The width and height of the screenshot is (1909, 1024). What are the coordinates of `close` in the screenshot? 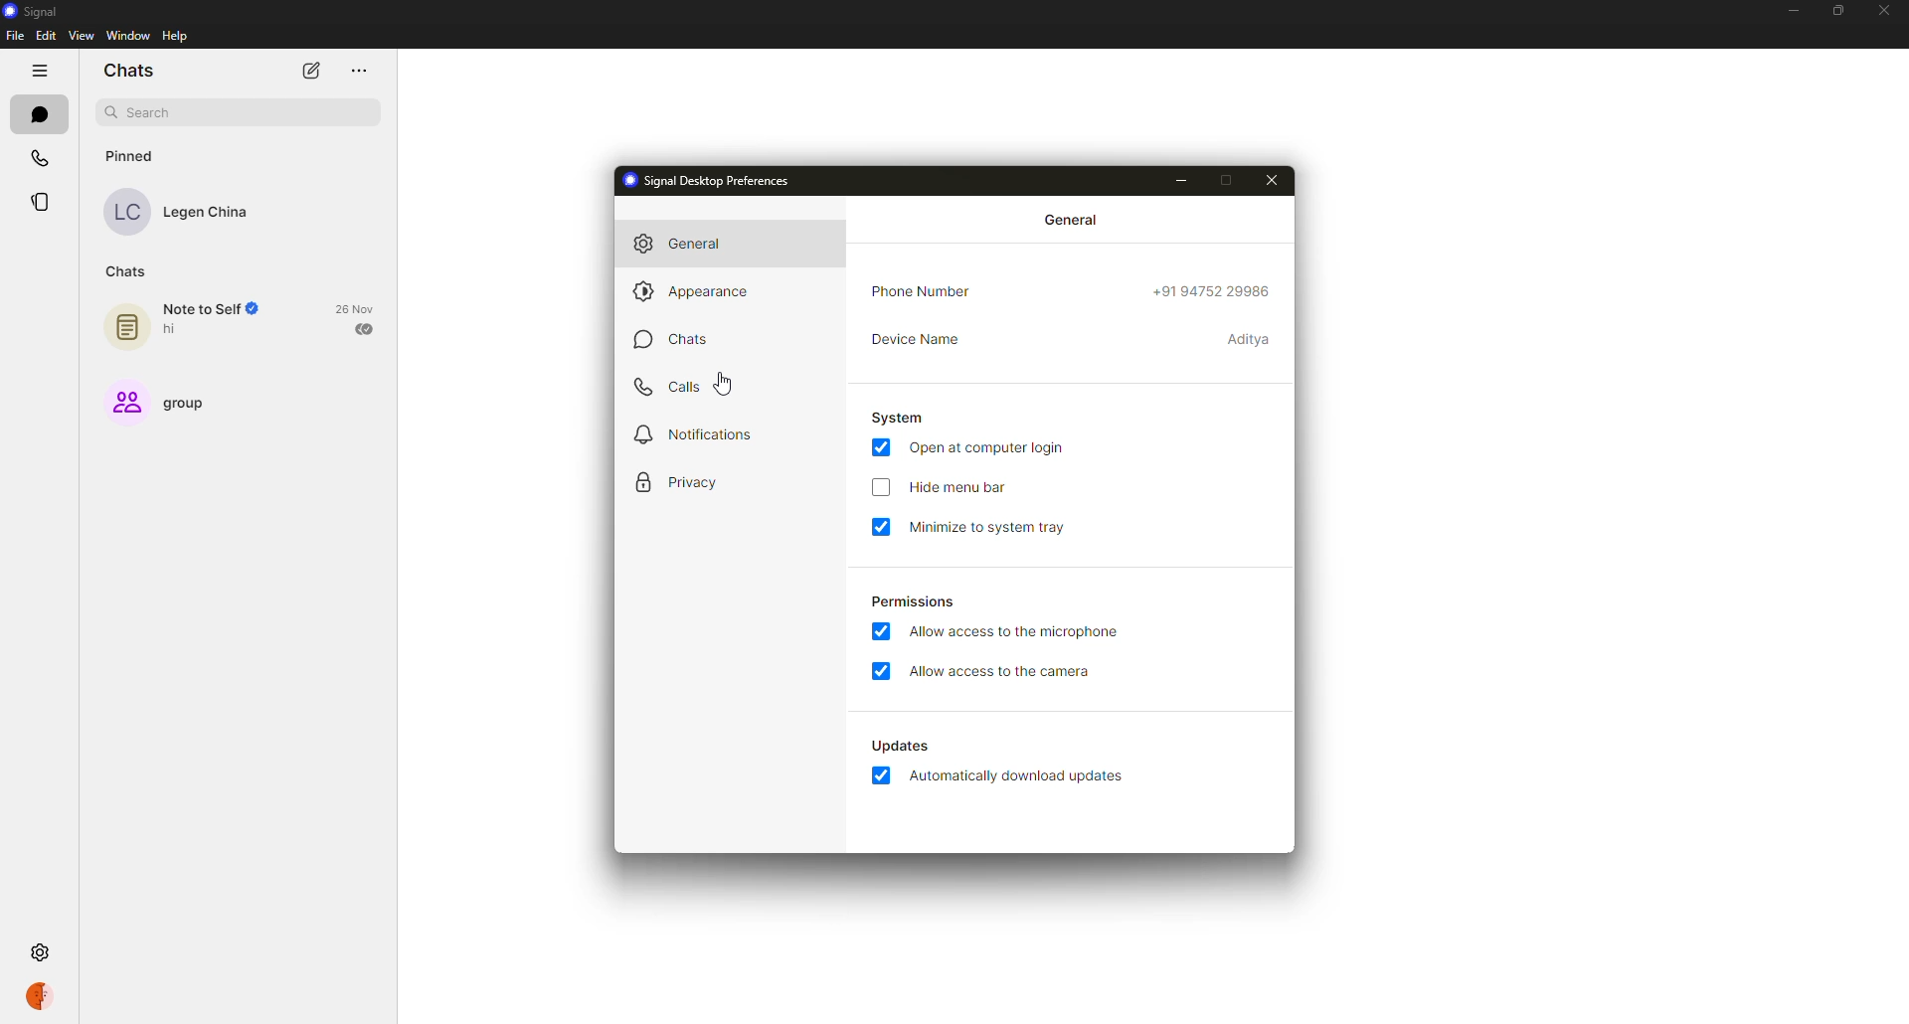 It's located at (1882, 12).